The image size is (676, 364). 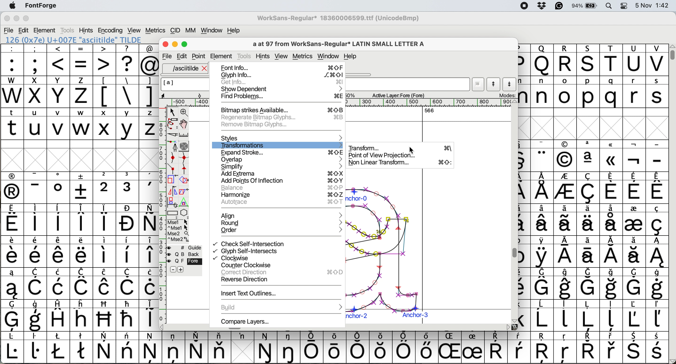 What do you see at coordinates (13, 220) in the screenshot?
I see `symbol` at bounding box center [13, 220].